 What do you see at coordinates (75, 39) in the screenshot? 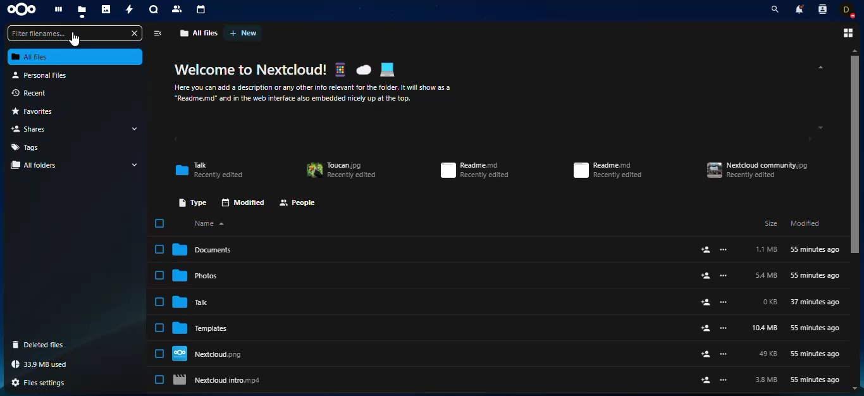
I see `Cursor` at bounding box center [75, 39].